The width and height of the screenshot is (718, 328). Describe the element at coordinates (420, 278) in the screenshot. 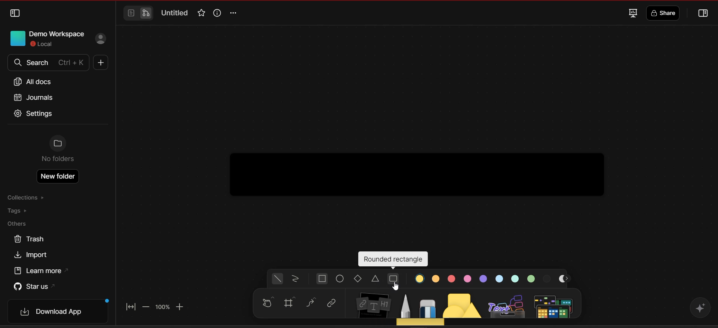

I see `color 1` at that location.